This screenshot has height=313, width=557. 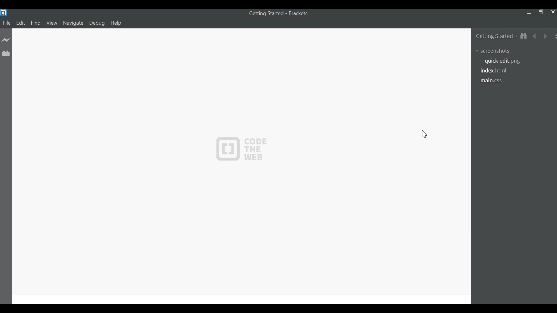 I want to click on Help, so click(x=117, y=23).